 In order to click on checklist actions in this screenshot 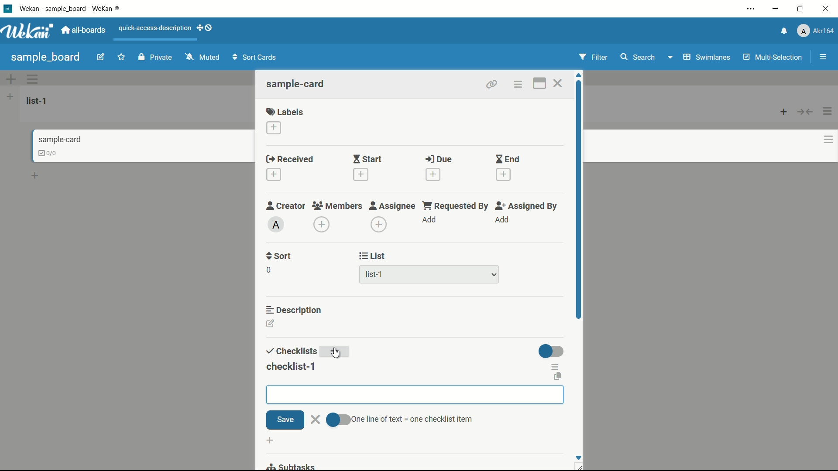, I will do `click(556, 366)`.